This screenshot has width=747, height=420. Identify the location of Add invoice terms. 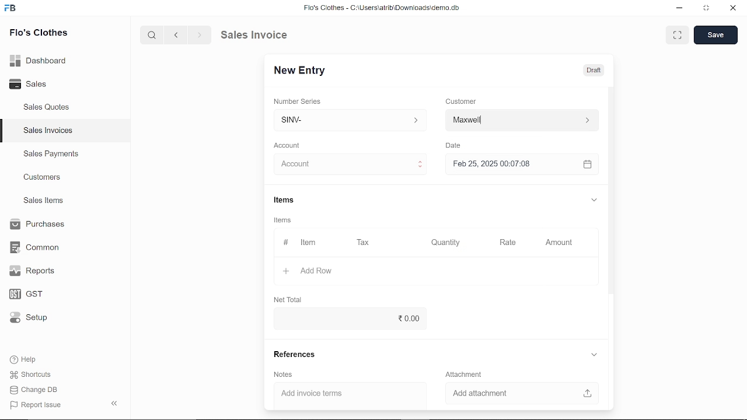
(351, 394).